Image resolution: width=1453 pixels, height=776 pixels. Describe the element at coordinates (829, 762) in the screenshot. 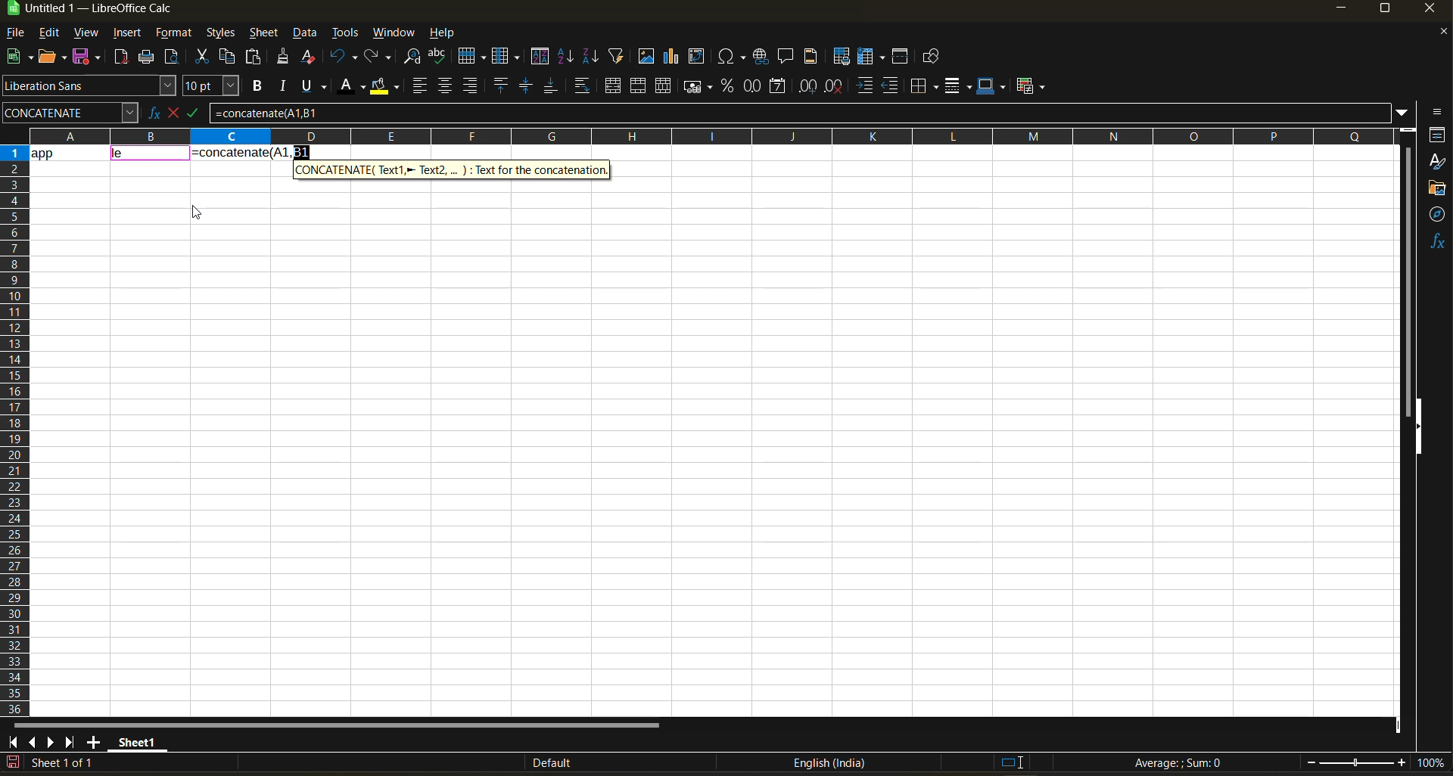

I see `text language` at that location.